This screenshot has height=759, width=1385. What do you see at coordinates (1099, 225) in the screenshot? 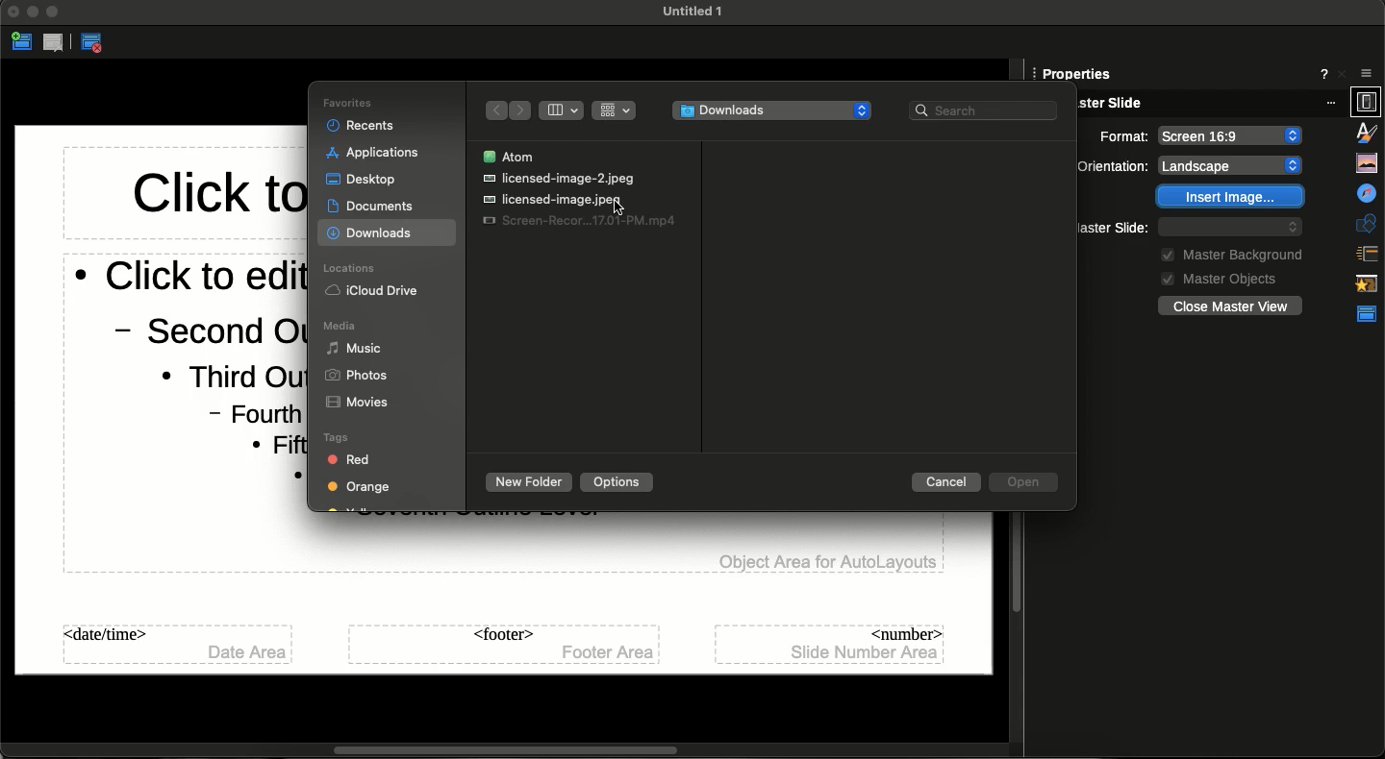
I see `Master slide` at bounding box center [1099, 225].